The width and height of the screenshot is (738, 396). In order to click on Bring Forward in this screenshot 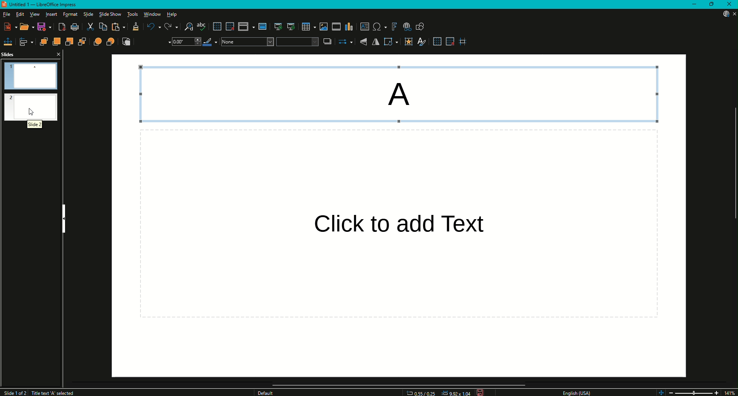, I will do `click(56, 42)`.